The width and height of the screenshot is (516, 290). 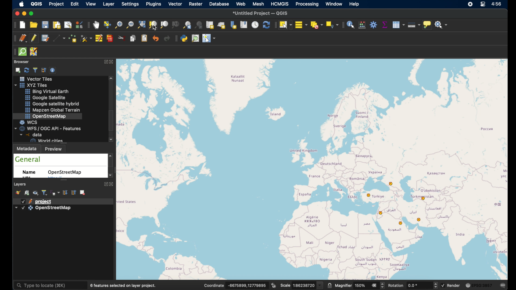 What do you see at coordinates (241, 4) in the screenshot?
I see `web` at bounding box center [241, 4].